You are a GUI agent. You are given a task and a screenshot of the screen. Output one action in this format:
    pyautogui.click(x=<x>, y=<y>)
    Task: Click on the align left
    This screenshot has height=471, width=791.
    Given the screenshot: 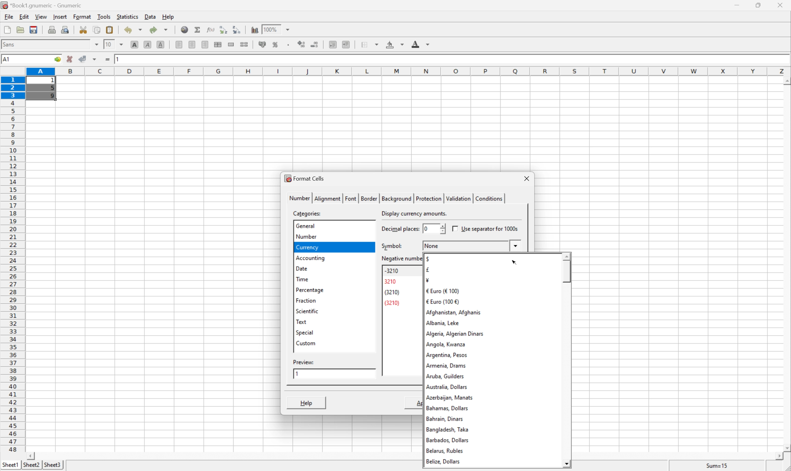 What is the action you would take?
    pyautogui.click(x=179, y=44)
    